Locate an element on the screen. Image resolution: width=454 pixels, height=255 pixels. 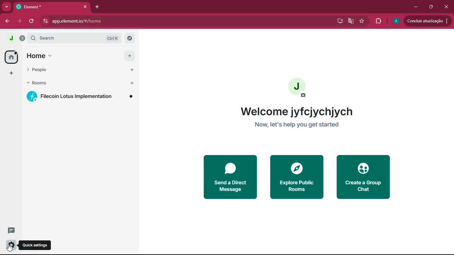
now, let's help you get started is located at coordinates (297, 125).